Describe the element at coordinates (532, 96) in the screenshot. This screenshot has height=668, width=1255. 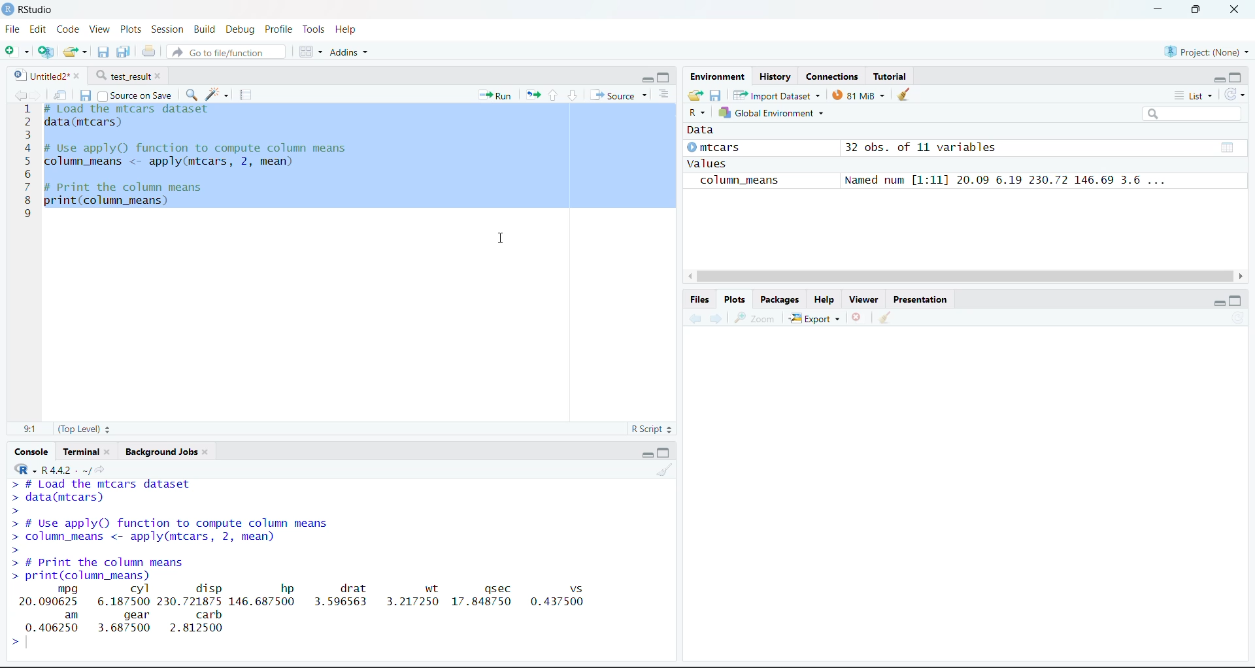
I see `Re-run the previous code region (Ctrl + Alt + P)` at that location.